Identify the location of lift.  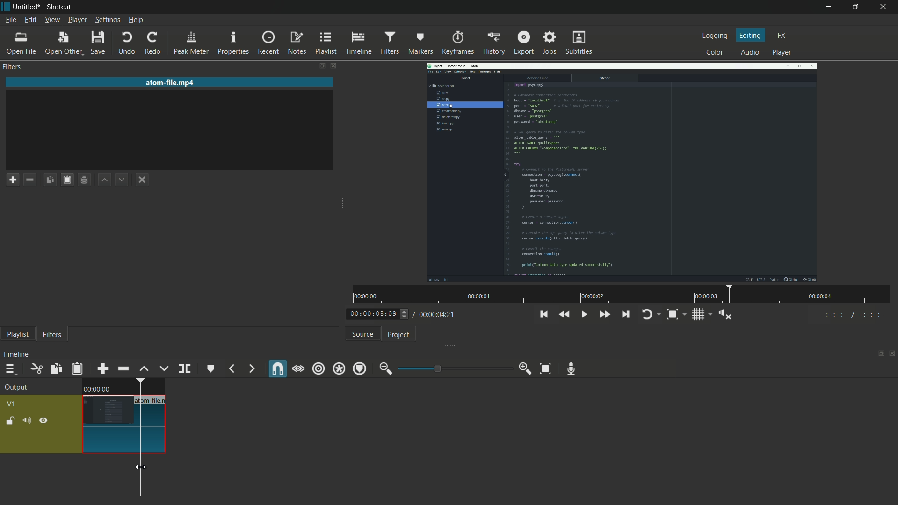
(145, 368).